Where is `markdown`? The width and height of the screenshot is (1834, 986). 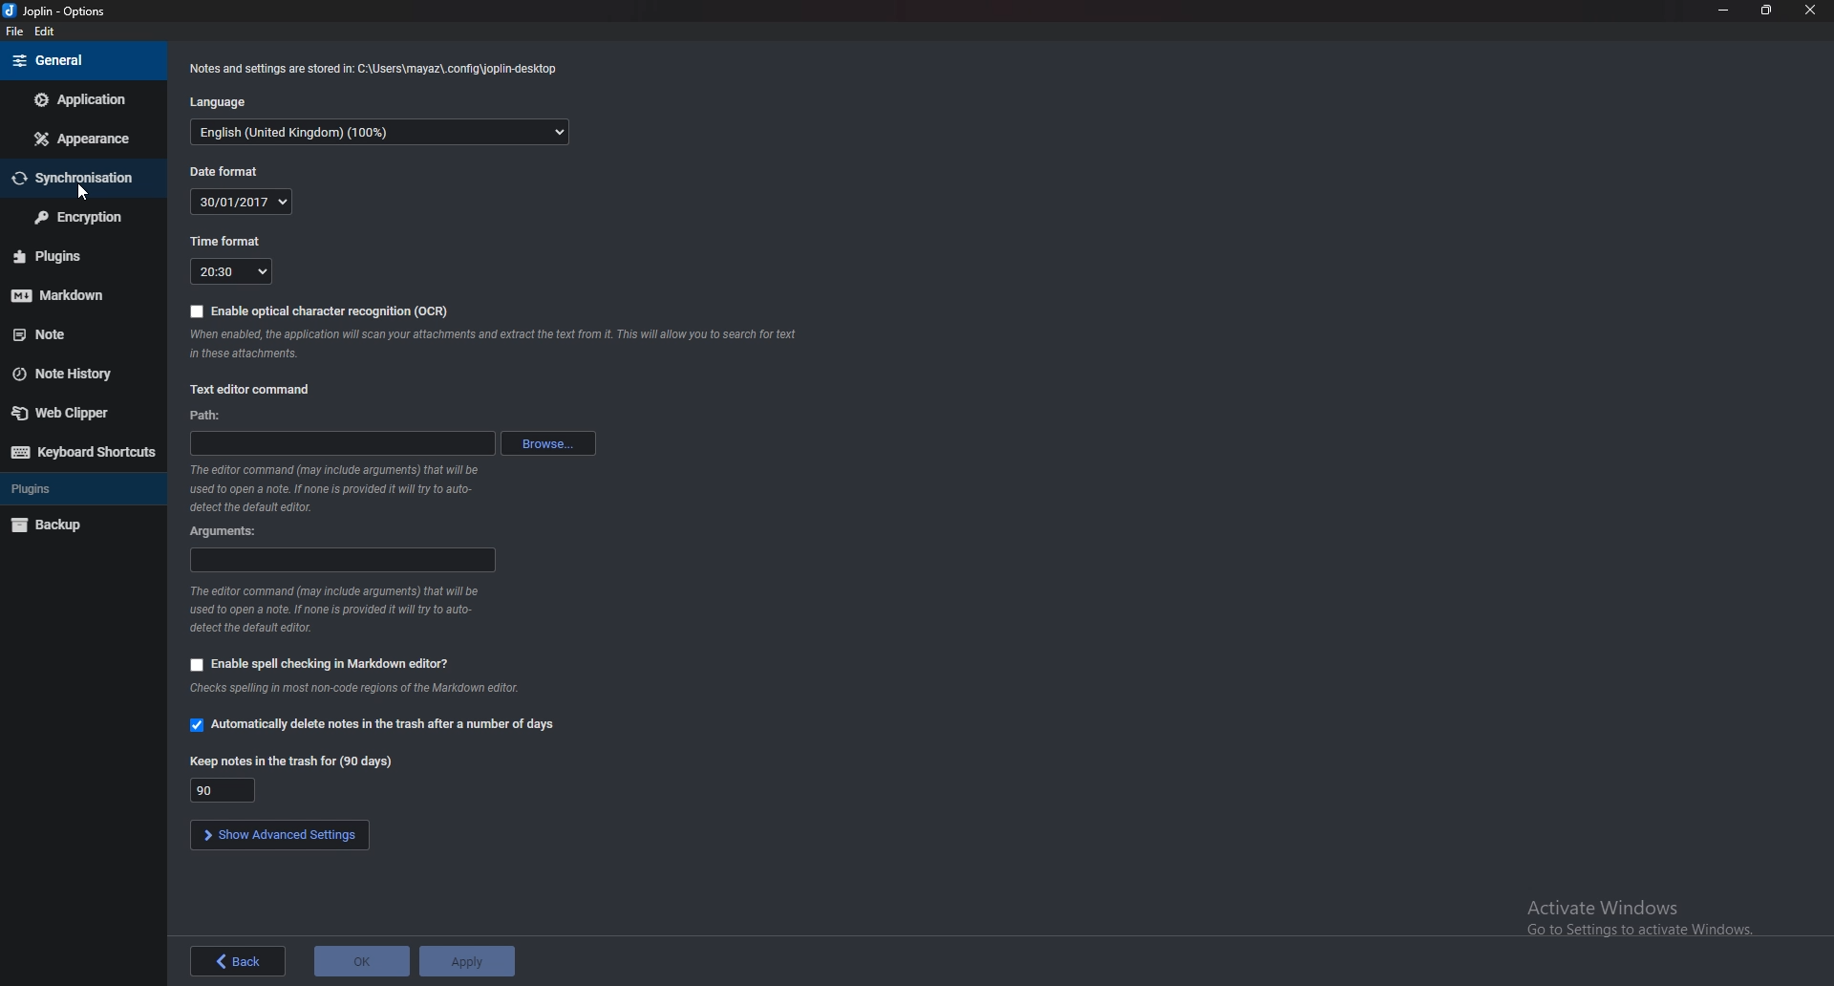
markdown is located at coordinates (76, 295).